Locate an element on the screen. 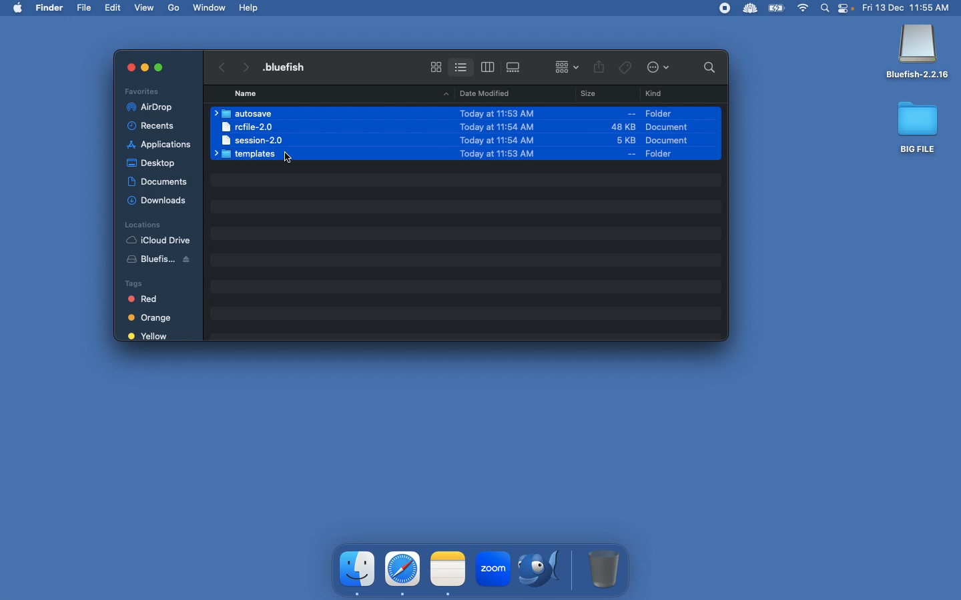  Bluefish is located at coordinates (543, 571).